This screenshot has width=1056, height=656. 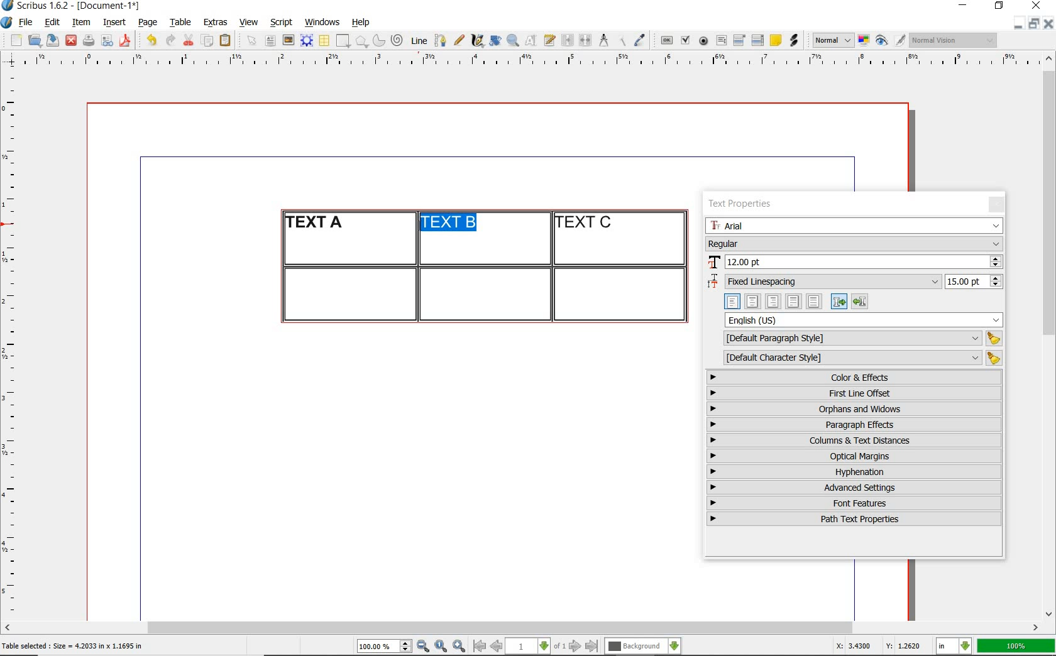 I want to click on scrollbar, so click(x=1050, y=335).